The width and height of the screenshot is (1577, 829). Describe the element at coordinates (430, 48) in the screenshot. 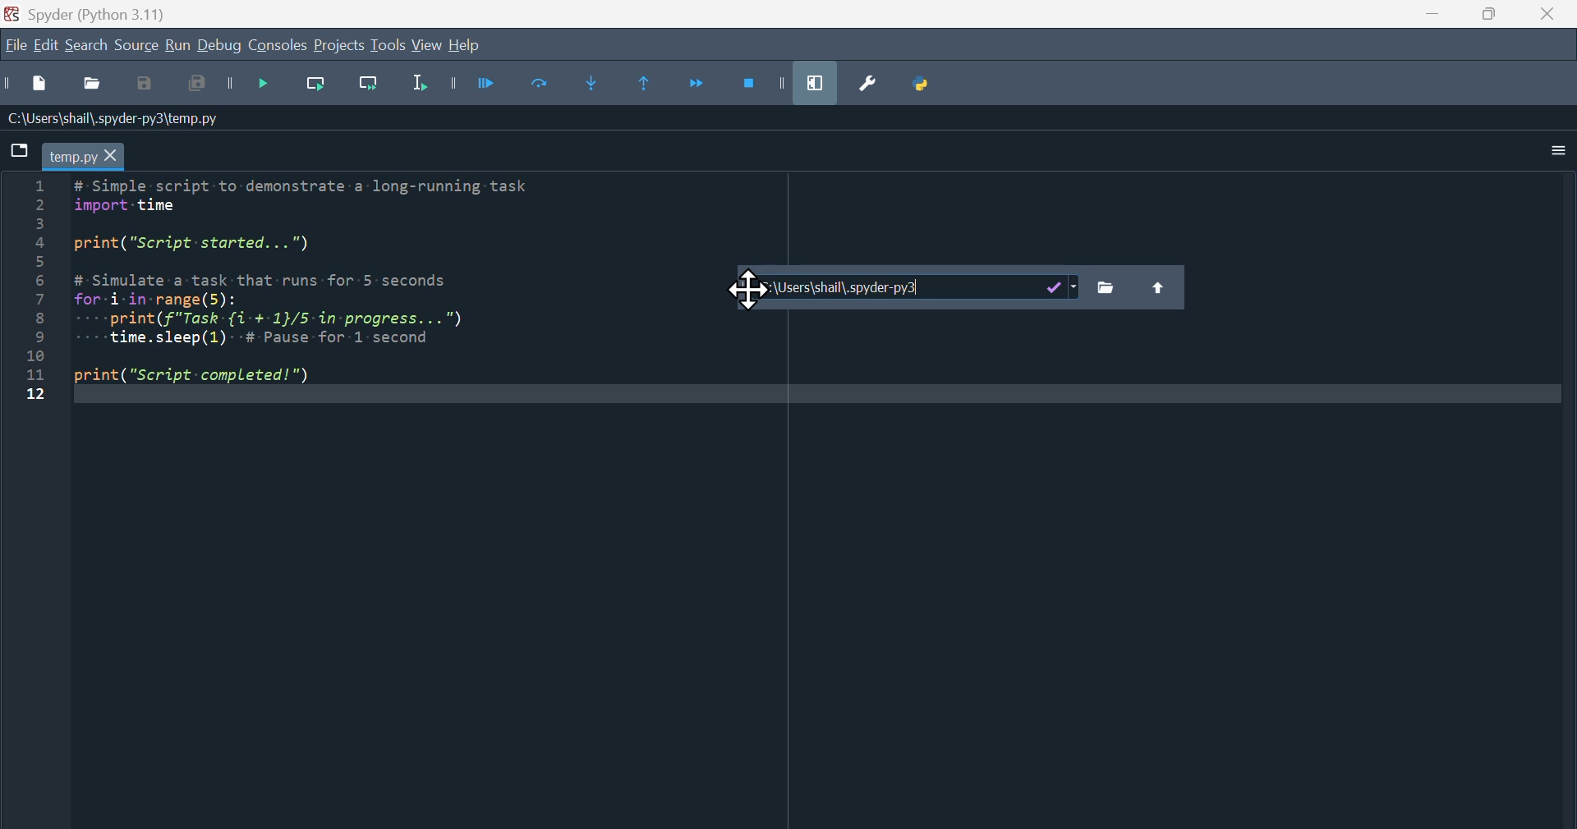

I see `View` at that location.